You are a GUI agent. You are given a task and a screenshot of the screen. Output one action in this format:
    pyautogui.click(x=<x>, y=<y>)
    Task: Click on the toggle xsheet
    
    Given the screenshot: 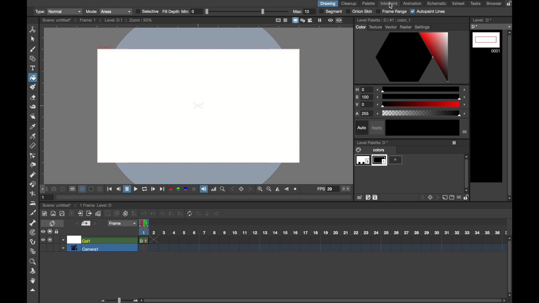 What is the action you would take?
    pyautogui.click(x=53, y=223)
    